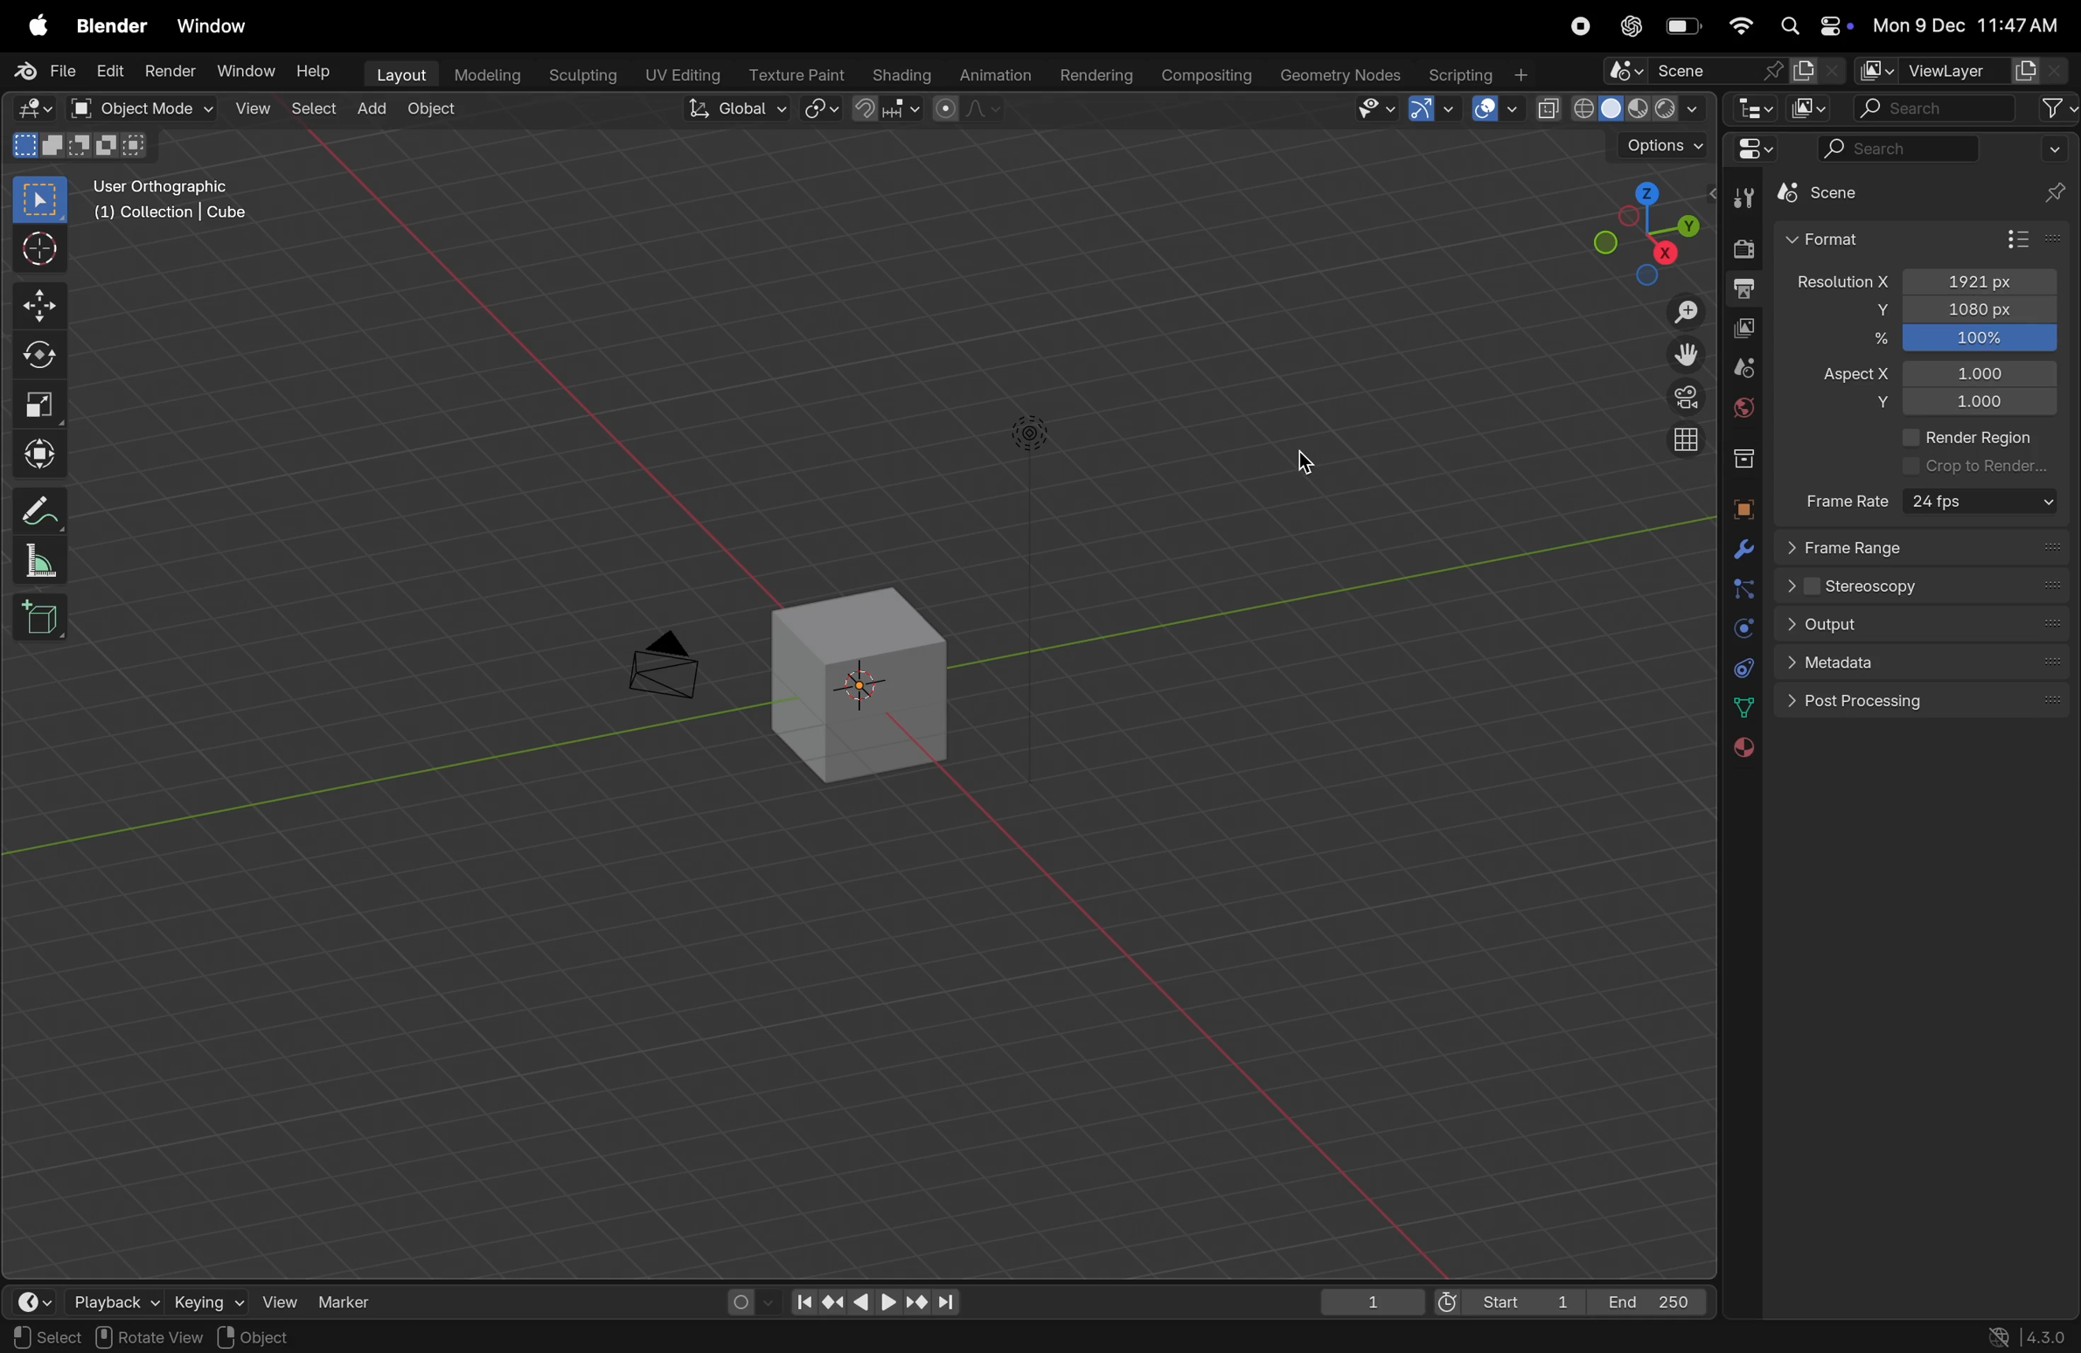 This screenshot has height=1353, width=2081. I want to click on Window, so click(245, 72).